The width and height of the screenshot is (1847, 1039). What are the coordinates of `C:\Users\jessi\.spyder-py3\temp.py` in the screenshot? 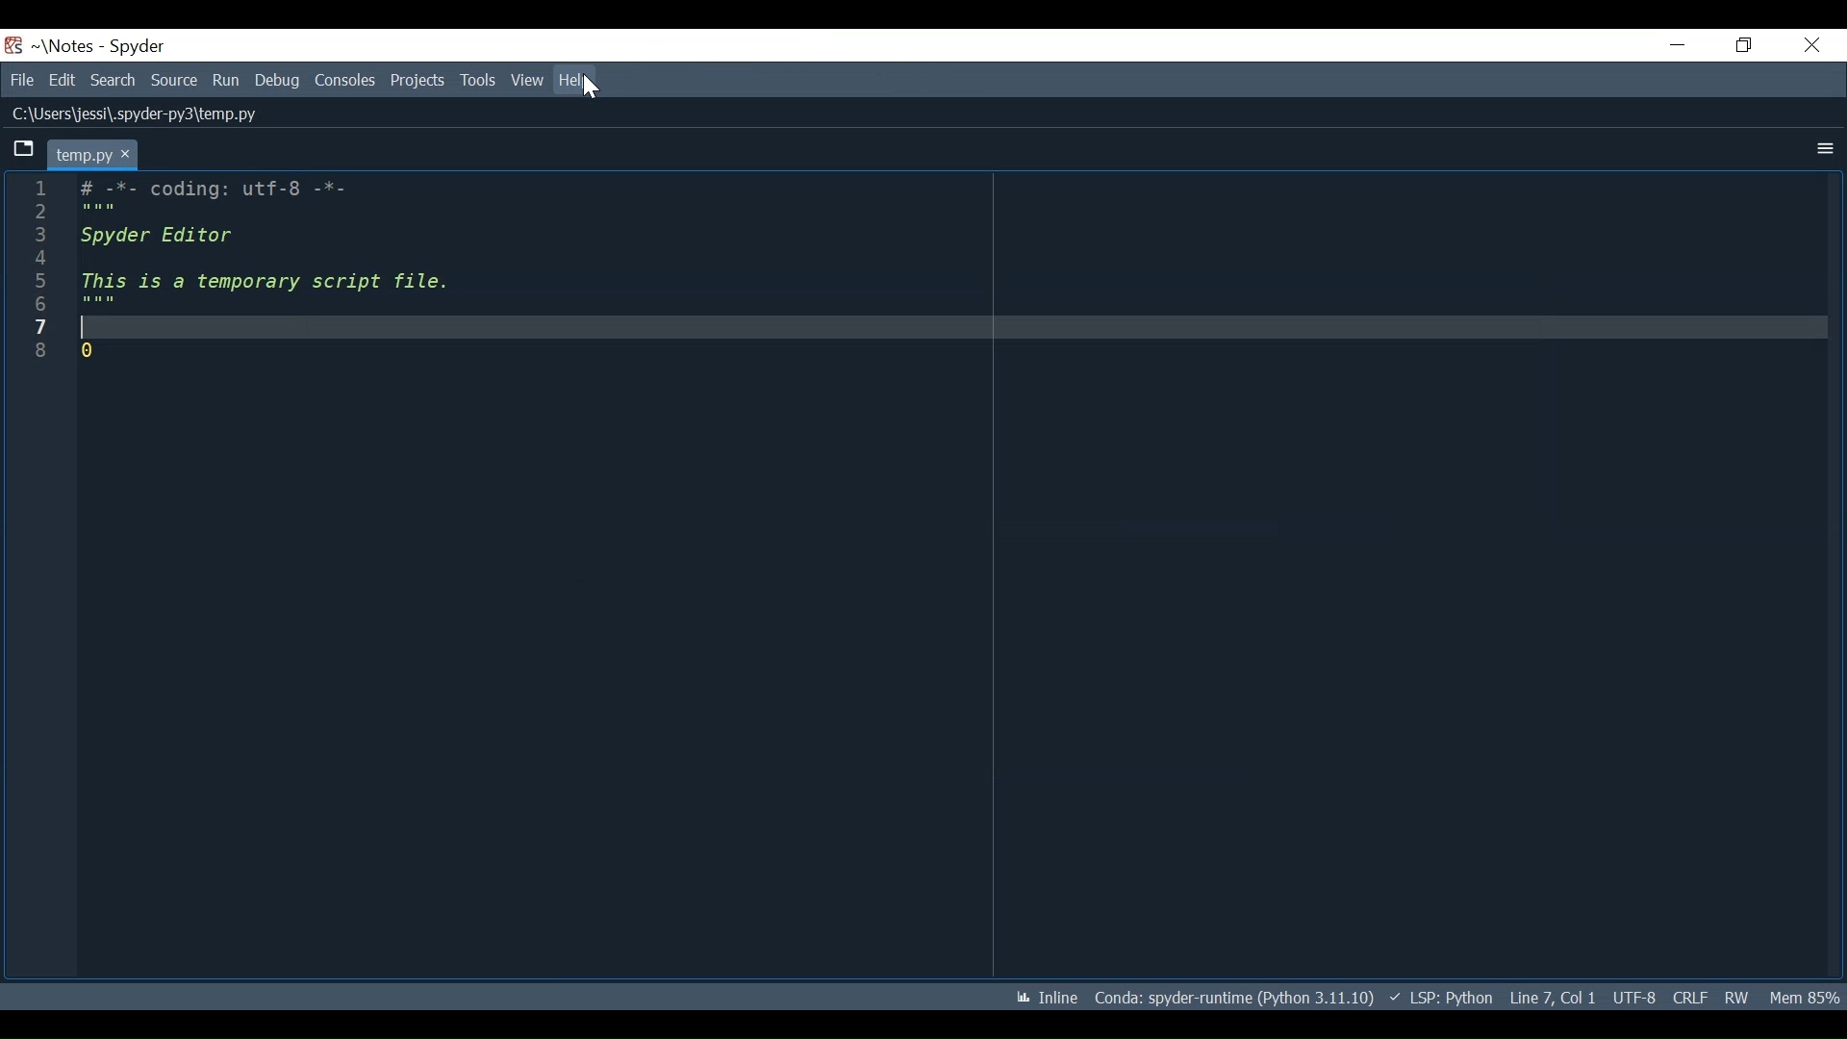 It's located at (138, 114).